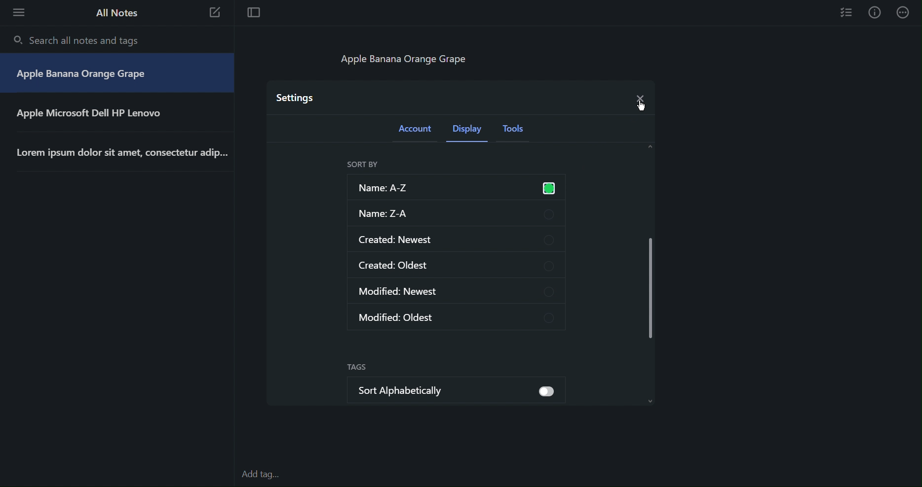 The width and height of the screenshot is (922, 487). What do you see at coordinates (454, 187) in the screenshot?
I see `Name: A-Z` at bounding box center [454, 187].